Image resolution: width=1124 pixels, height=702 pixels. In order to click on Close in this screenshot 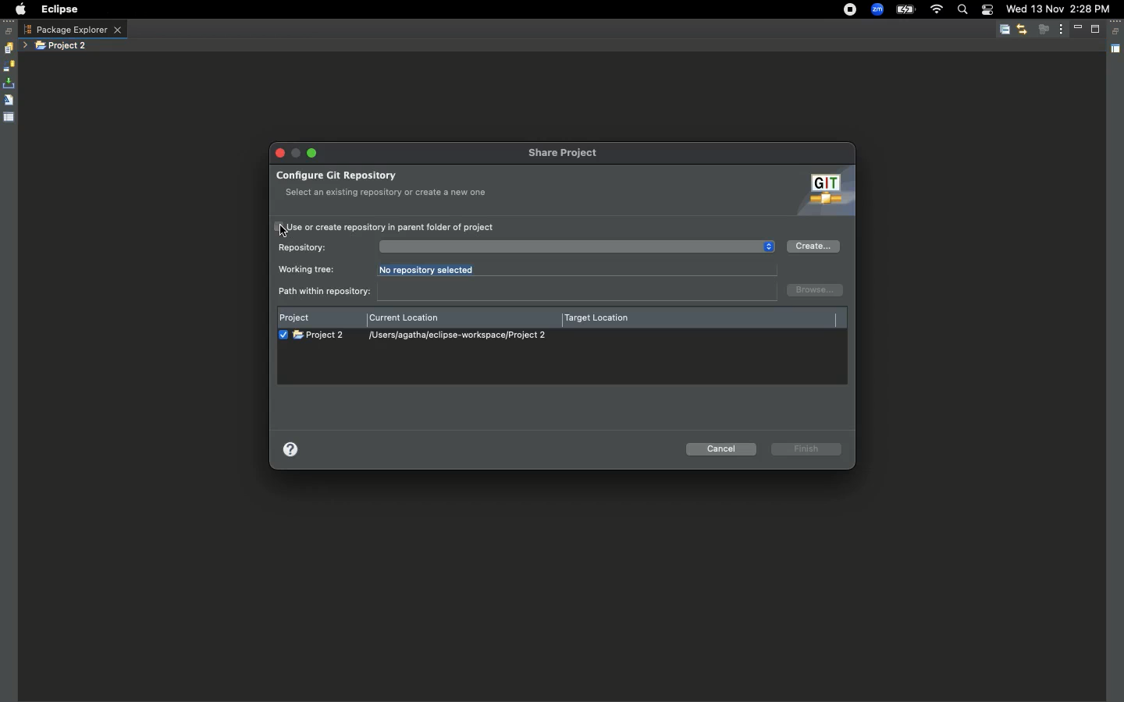, I will do `click(282, 153)`.